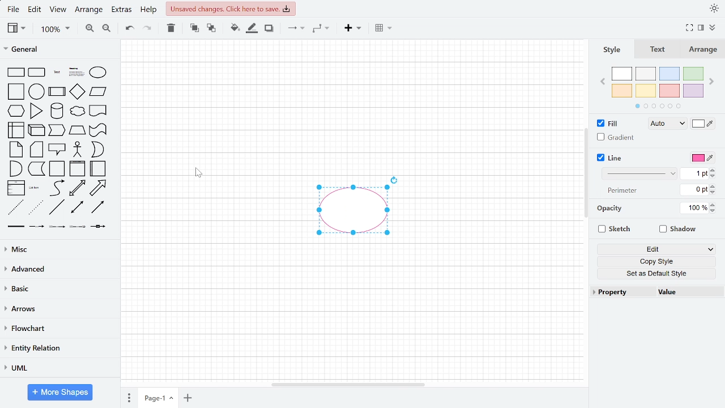  What do you see at coordinates (126, 397) in the screenshot?
I see `Pages` at bounding box center [126, 397].